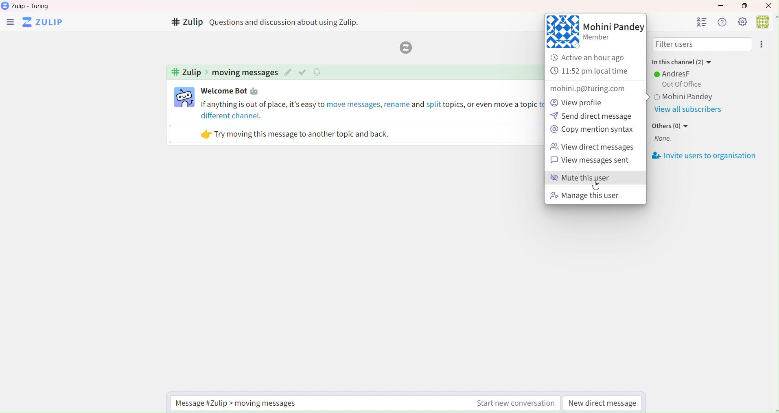 The height and width of the screenshot is (413, 779). I want to click on If anything is out of place, it’s easy to move messages, rename and split topics, or even move a topic to a
different channel., so click(371, 109).